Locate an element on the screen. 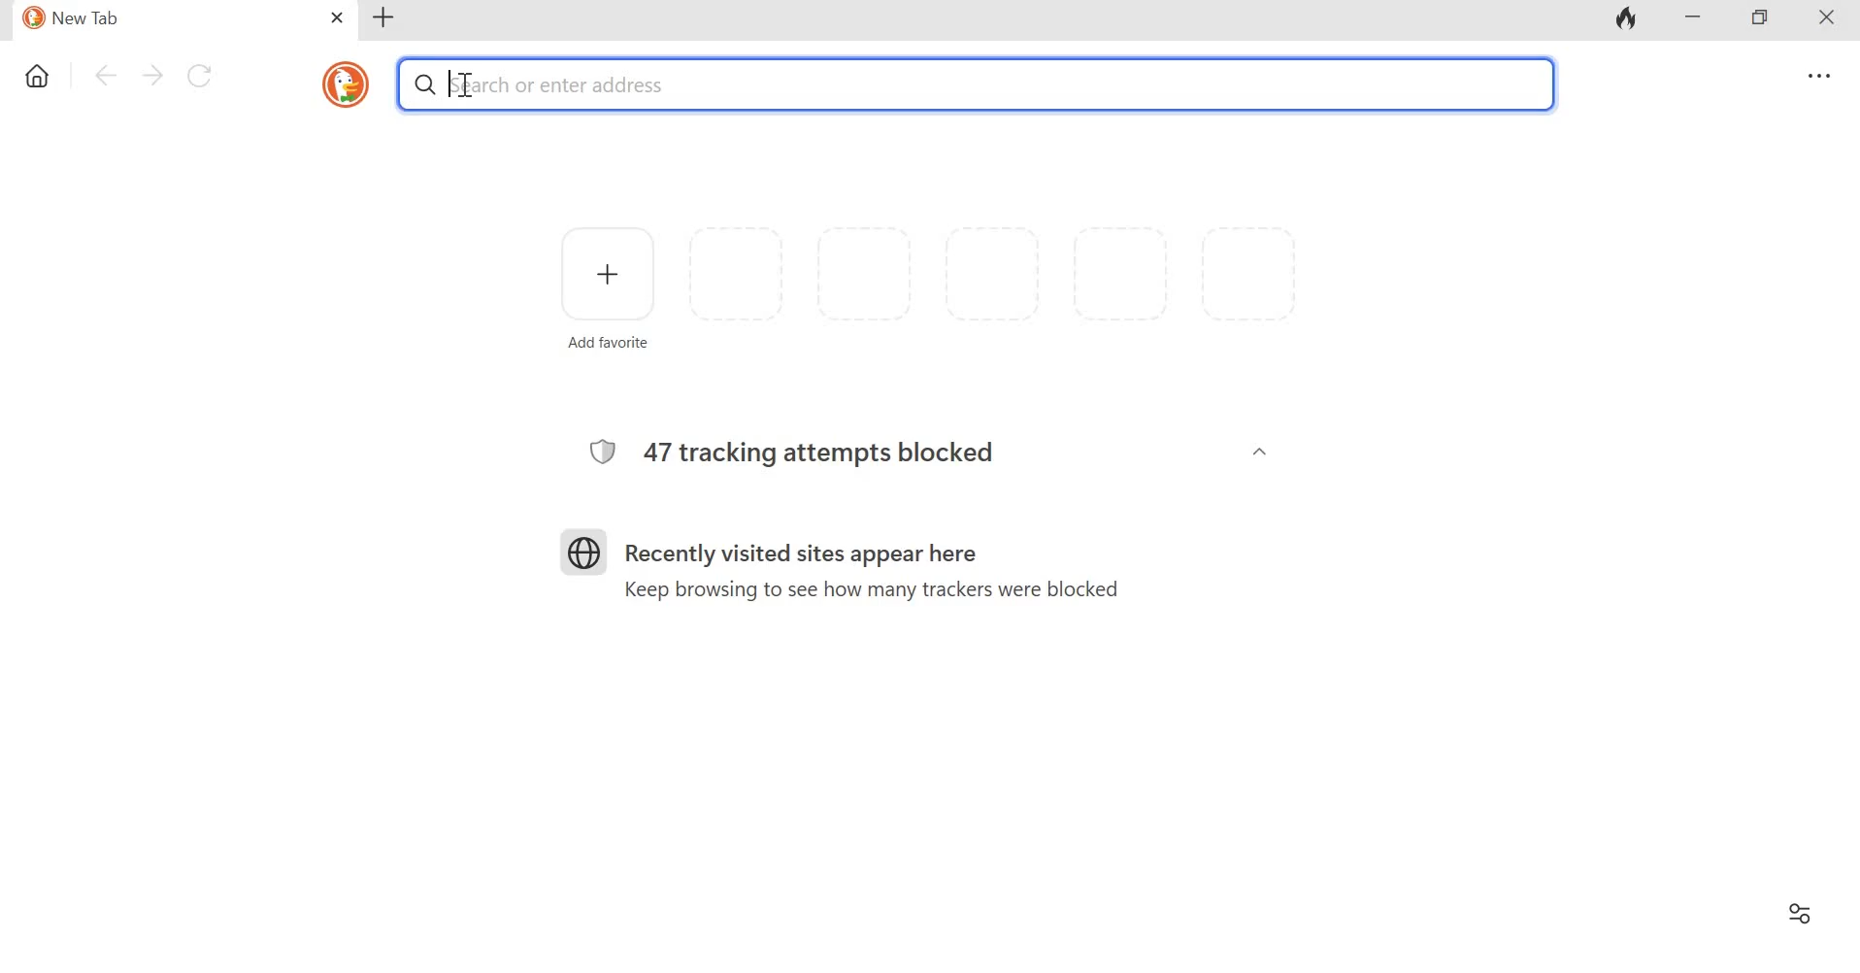  duckduckgo icon is located at coordinates (341, 83).